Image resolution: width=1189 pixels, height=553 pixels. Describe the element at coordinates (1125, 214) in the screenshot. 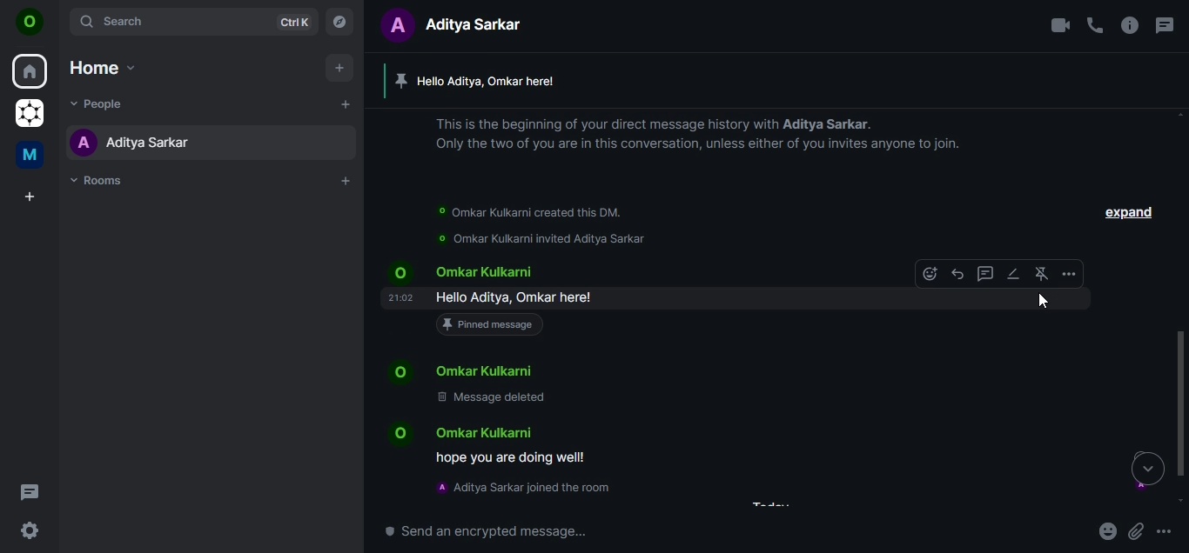

I see `expand` at that location.